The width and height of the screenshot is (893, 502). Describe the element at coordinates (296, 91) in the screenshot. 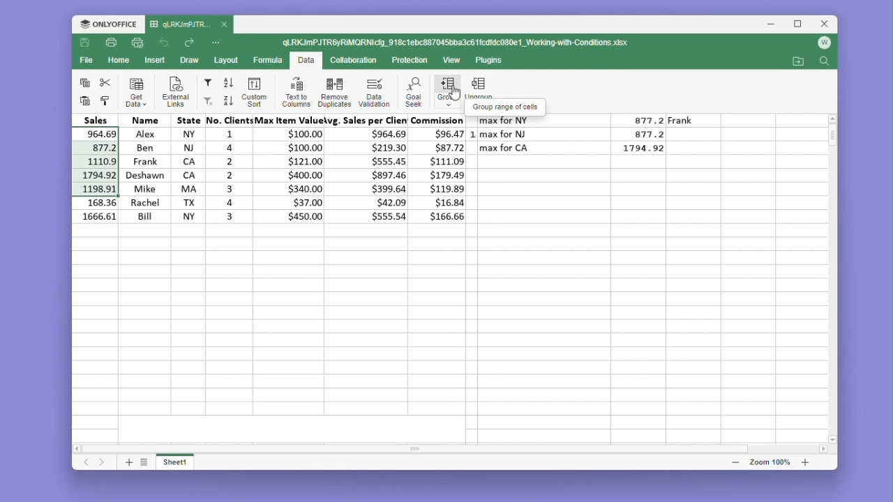

I see `Text to columns` at that location.